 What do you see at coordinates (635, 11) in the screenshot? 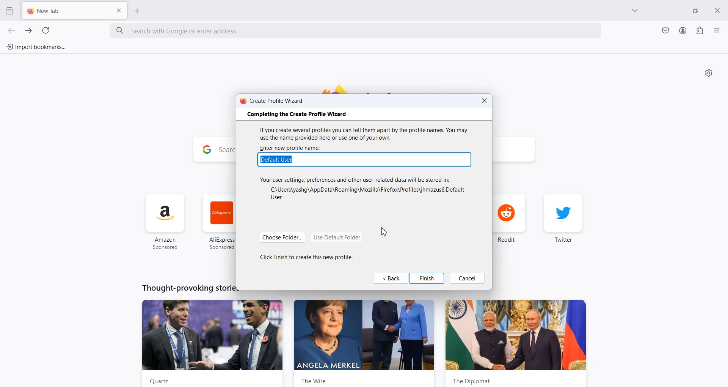
I see `List all tab` at bounding box center [635, 11].